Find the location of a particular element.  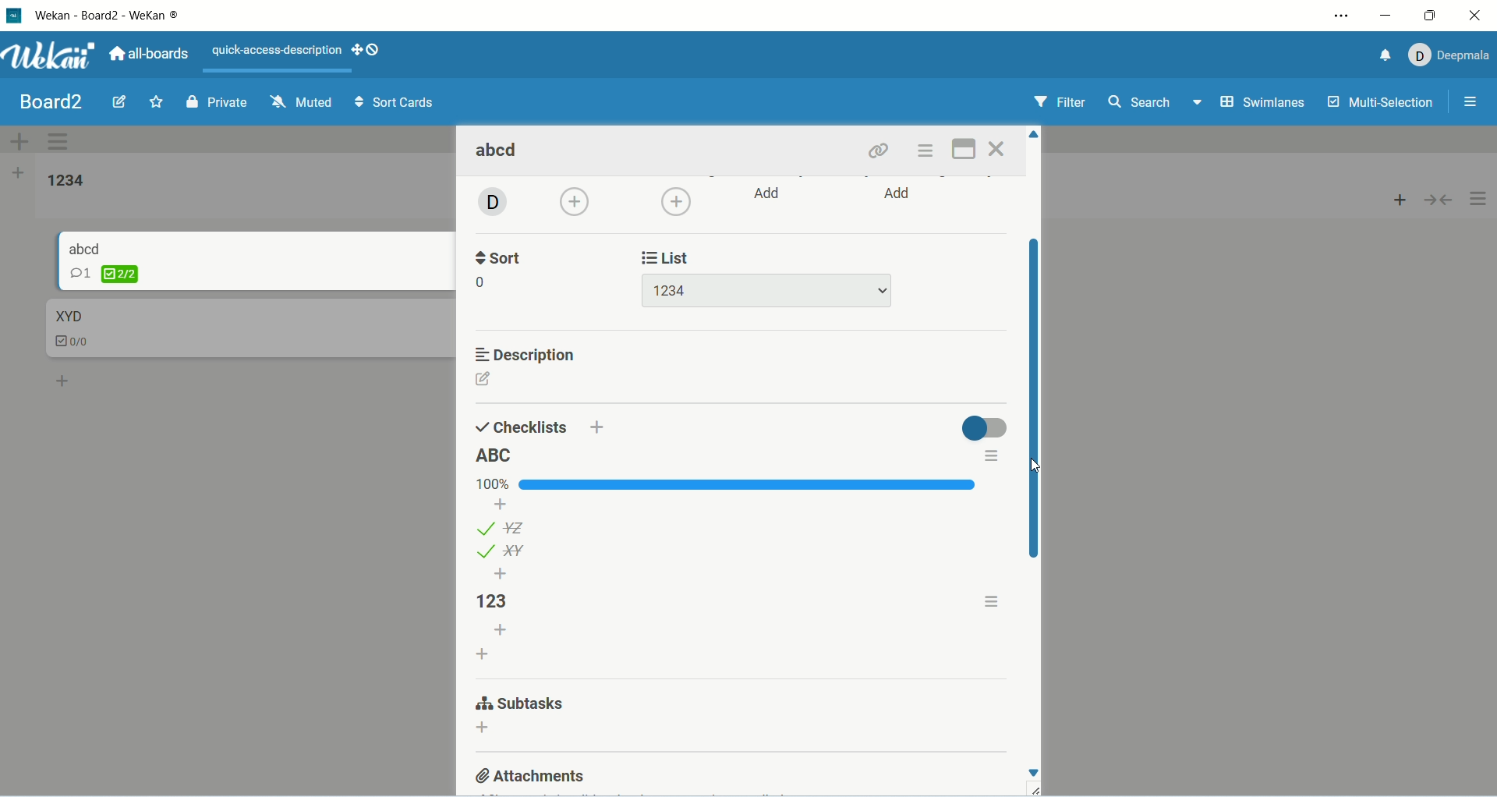

logo is located at coordinates (12, 16).